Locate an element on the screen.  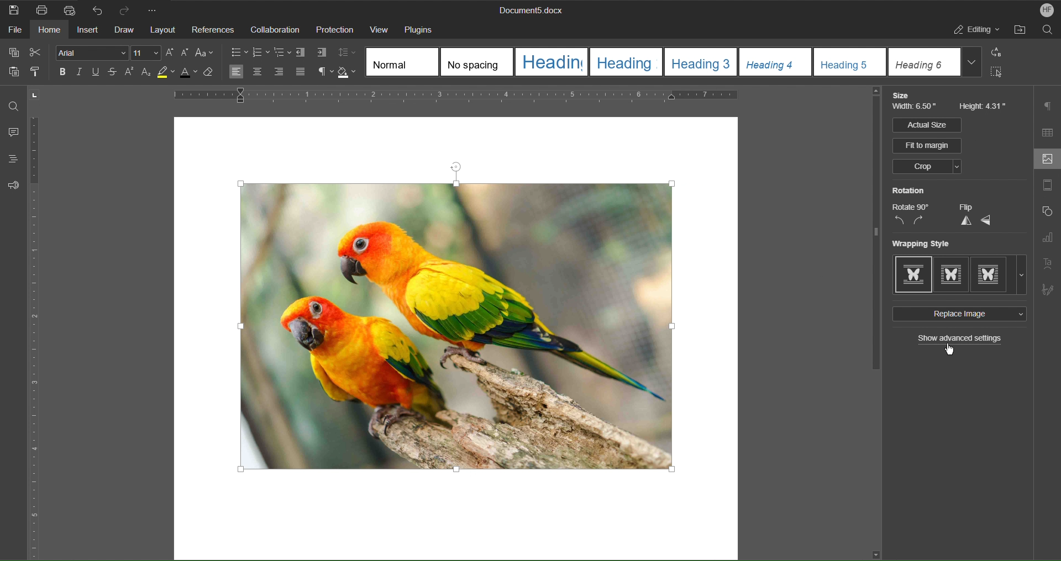
Open File Location is located at coordinates (1022, 31).